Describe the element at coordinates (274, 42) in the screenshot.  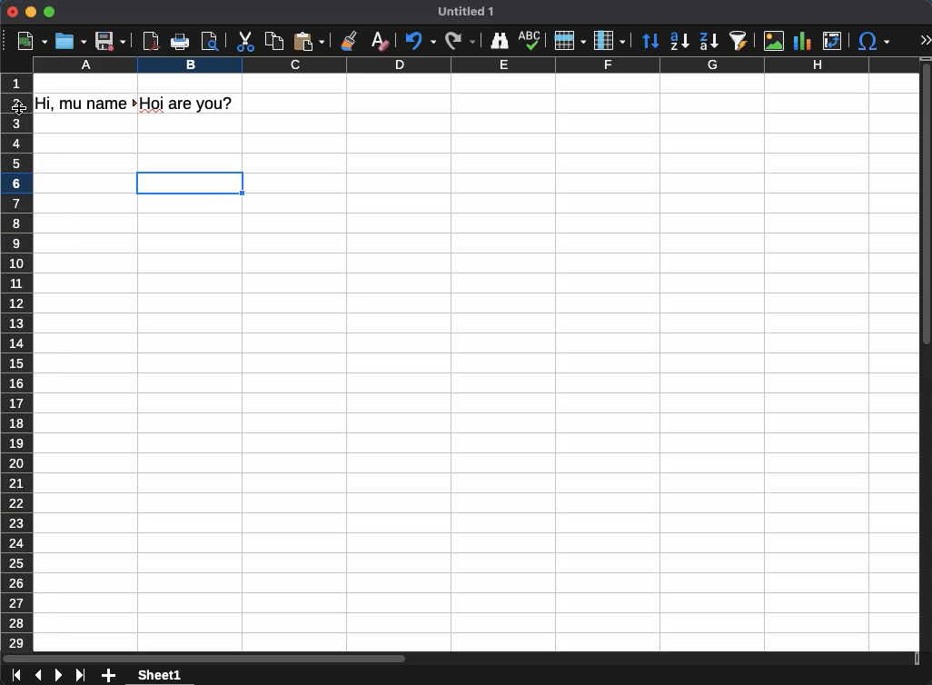
I see `copy` at that location.